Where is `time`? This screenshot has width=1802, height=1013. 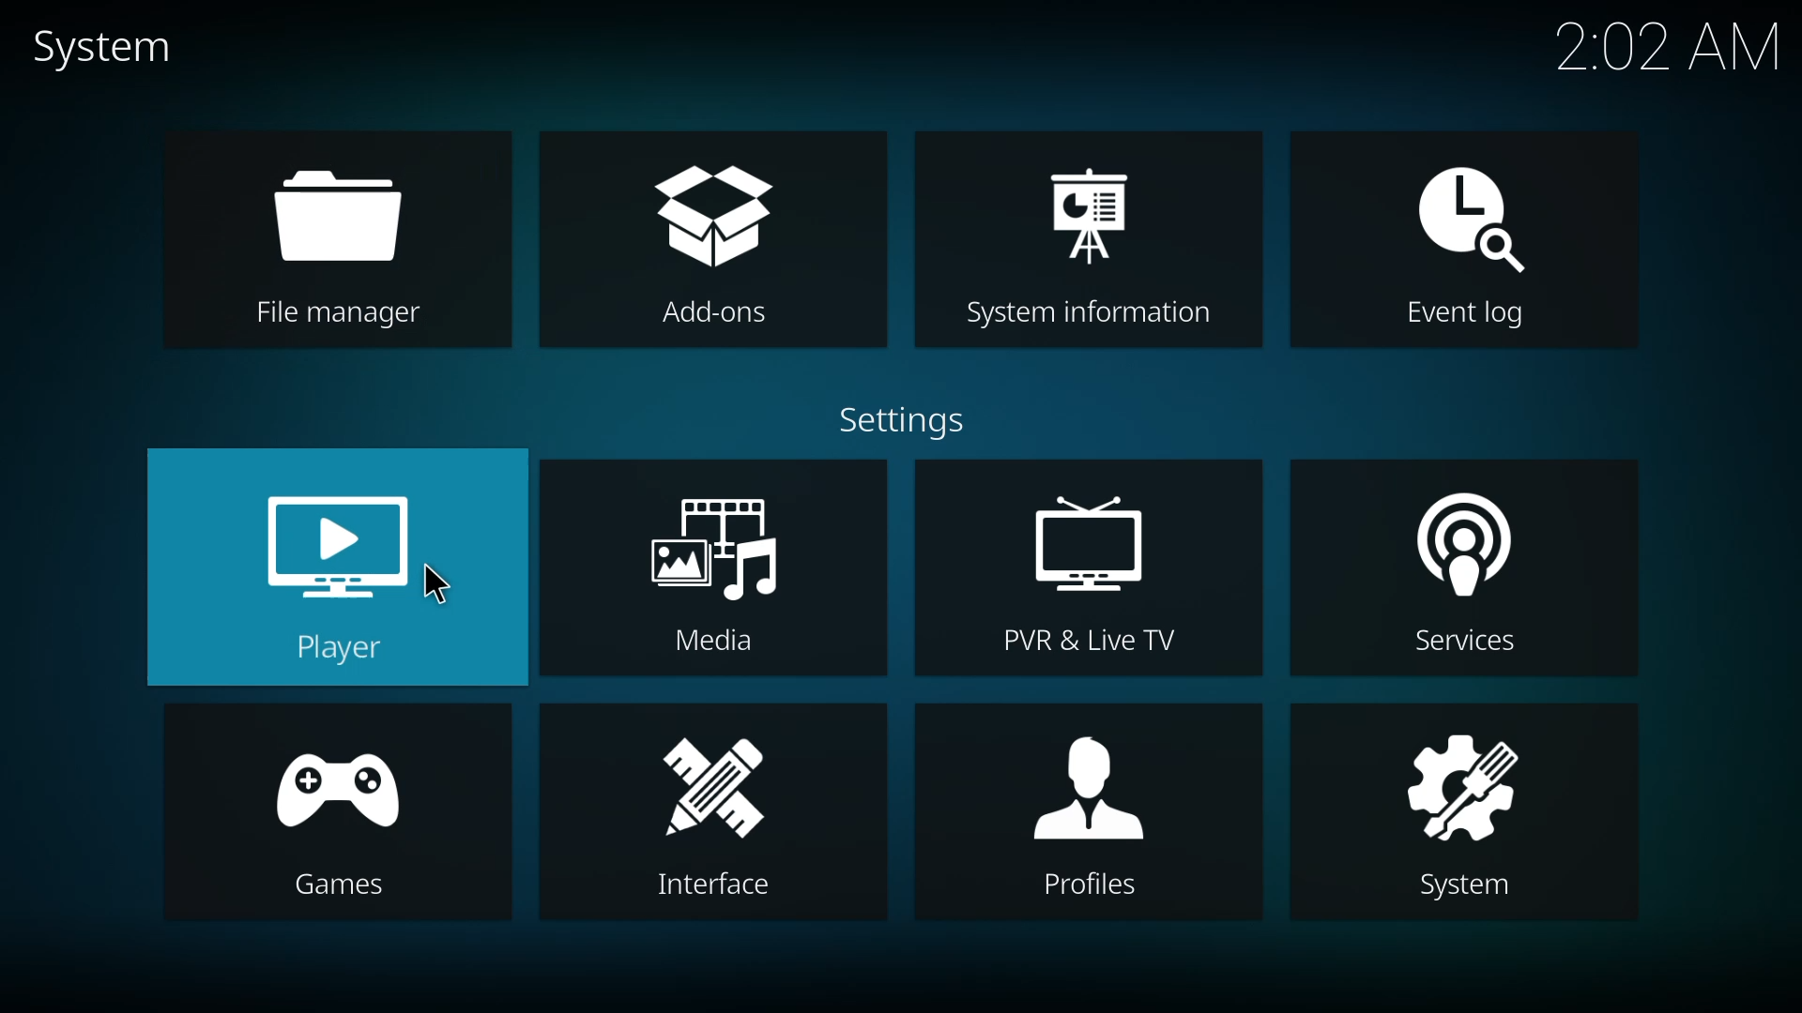 time is located at coordinates (1668, 43).